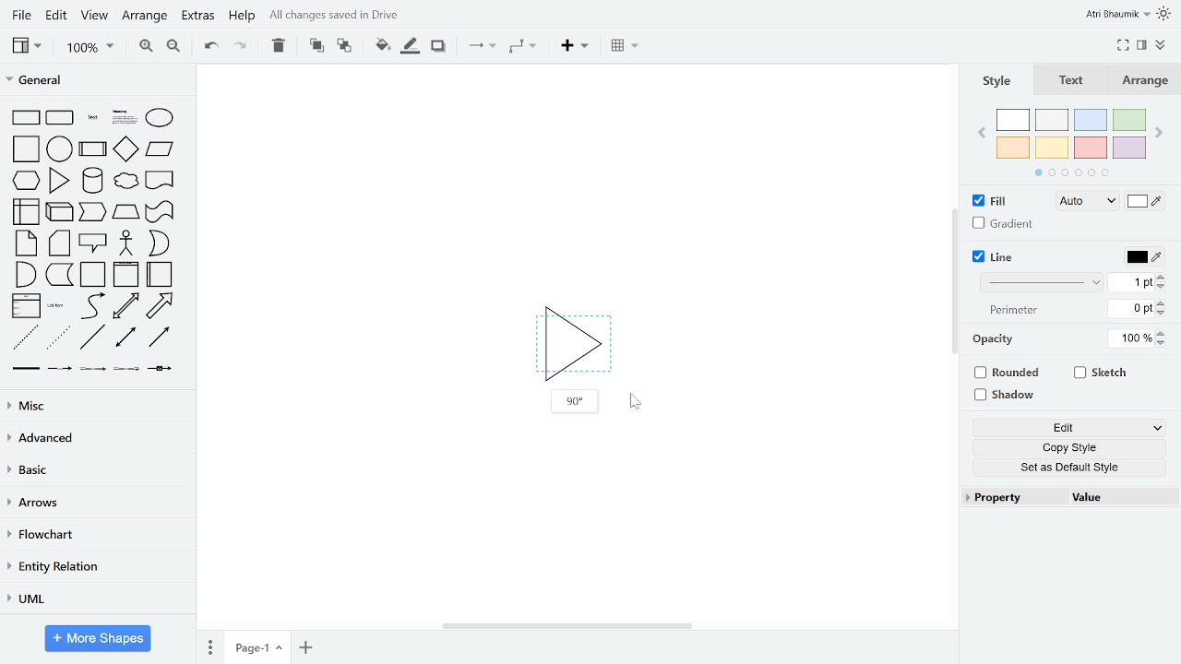 Image resolution: width=1181 pixels, height=664 pixels. What do you see at coordinates (1131, 119) in the screenshot?
I see `green` at bounding box center [1131, 119].